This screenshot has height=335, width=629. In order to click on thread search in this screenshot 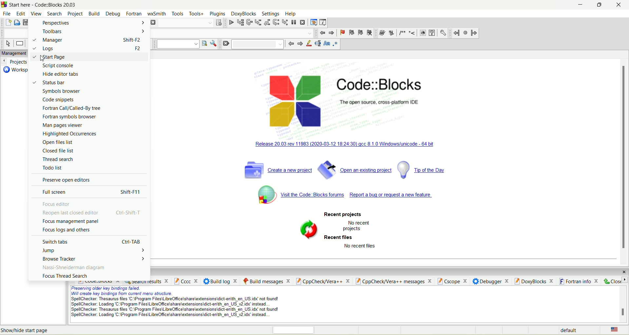, I will do `click(58, 159)`.